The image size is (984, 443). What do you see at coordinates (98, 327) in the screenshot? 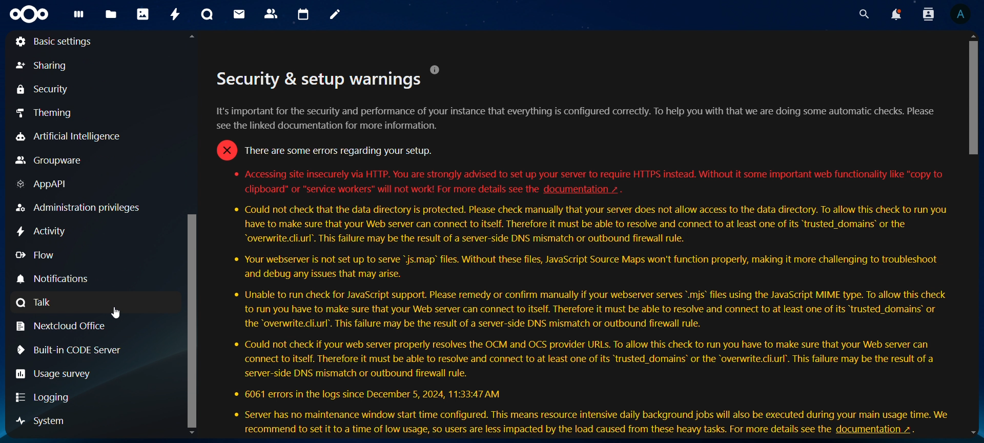
I see `nextcloud office` at bounding box center [98, 327].